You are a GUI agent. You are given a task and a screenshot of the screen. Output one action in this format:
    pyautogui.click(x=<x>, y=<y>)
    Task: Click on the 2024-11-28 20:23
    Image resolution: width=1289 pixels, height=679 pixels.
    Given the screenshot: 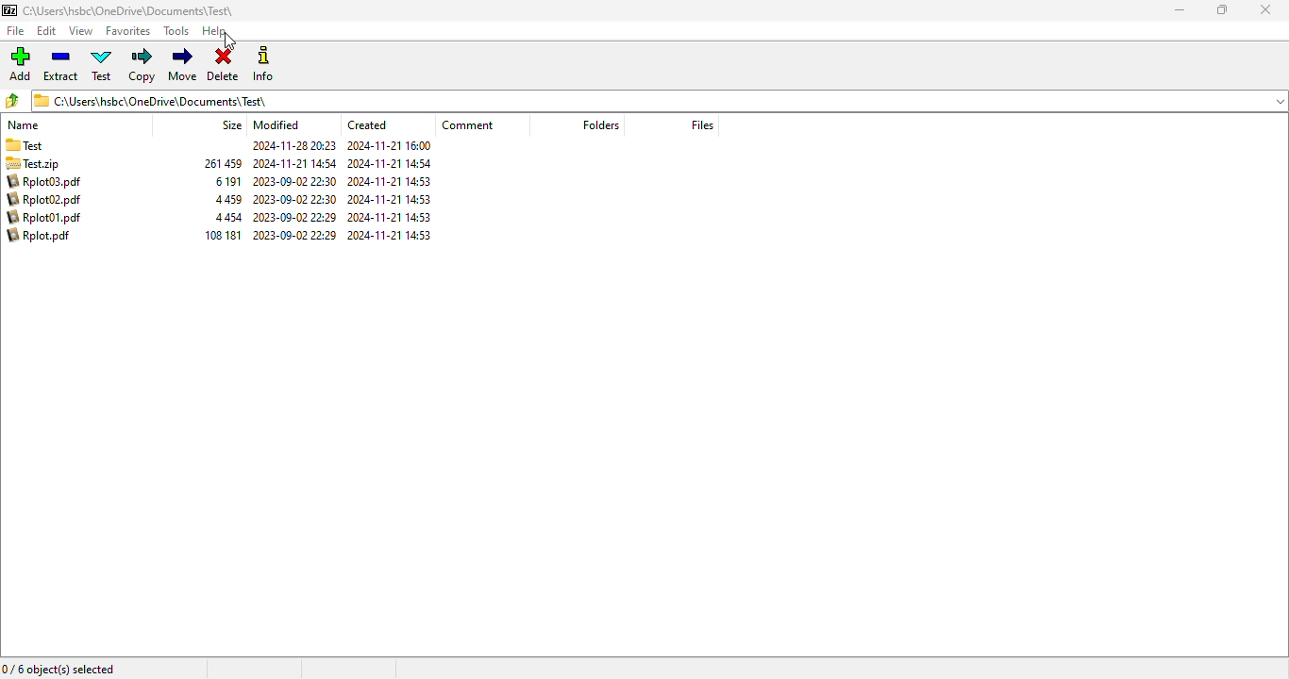 What is the action you would take?
    pyautogui.click(x=291, y=147)
    